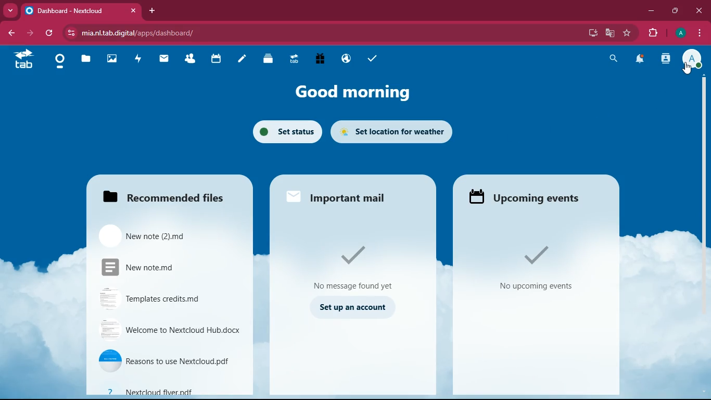  What do you see at coordinates (355, 308) in the screenshot?
I see `set up an account` at bounding box center [355, 308].